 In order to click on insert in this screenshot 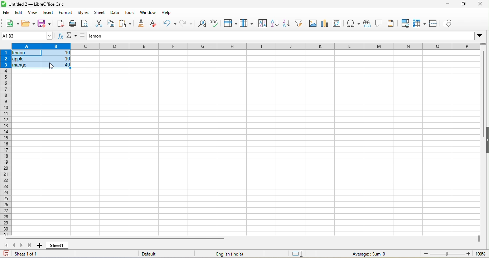, I will do `click(49, 13)`.